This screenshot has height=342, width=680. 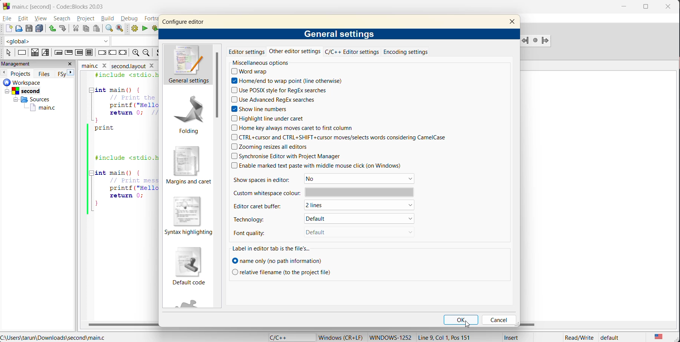 I want to click on select, so click(x=7, y=53).